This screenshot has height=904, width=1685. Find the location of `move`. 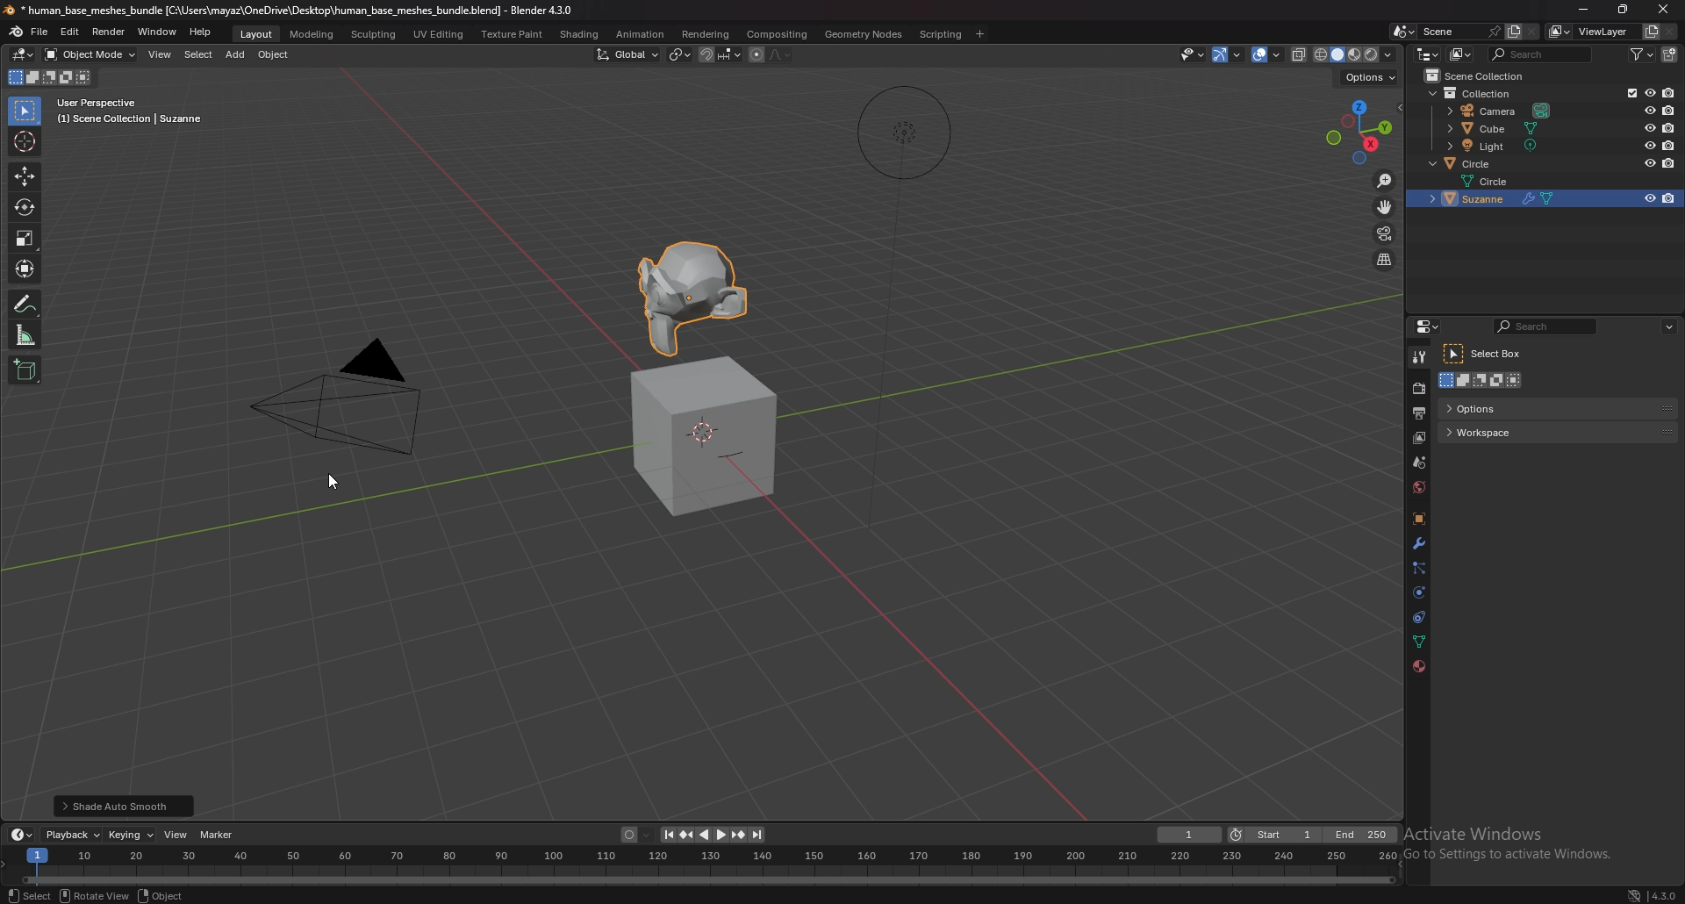

move is located at coordinates (1385, 206).